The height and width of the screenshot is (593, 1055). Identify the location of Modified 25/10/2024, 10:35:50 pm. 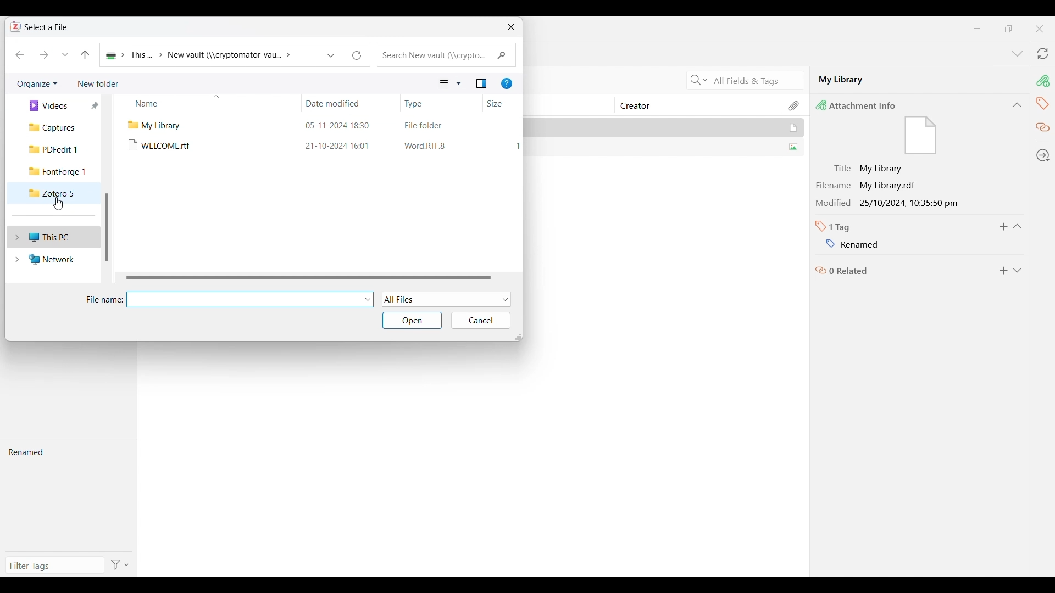
(892, 203).